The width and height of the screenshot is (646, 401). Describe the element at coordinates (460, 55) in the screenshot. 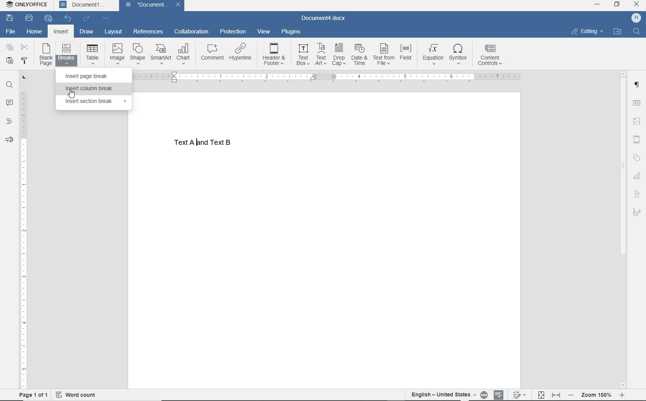

I see `SYMBOL` at that location.